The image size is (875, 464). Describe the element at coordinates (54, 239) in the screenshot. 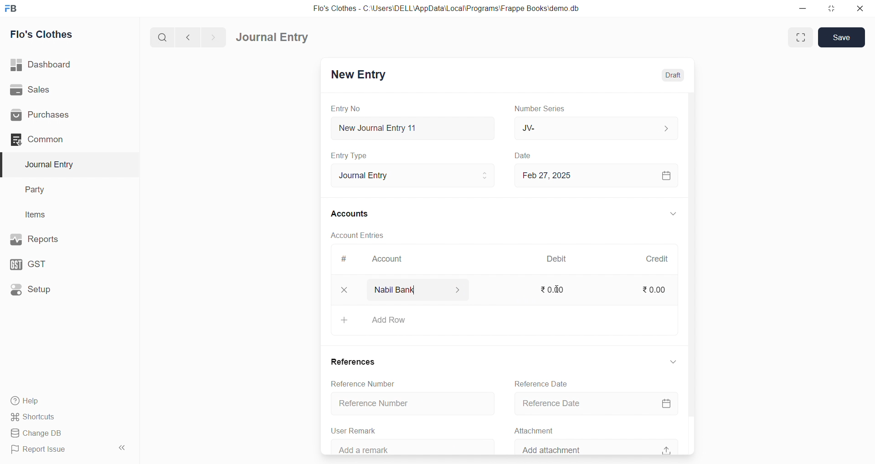

I see `Reports` at that location.